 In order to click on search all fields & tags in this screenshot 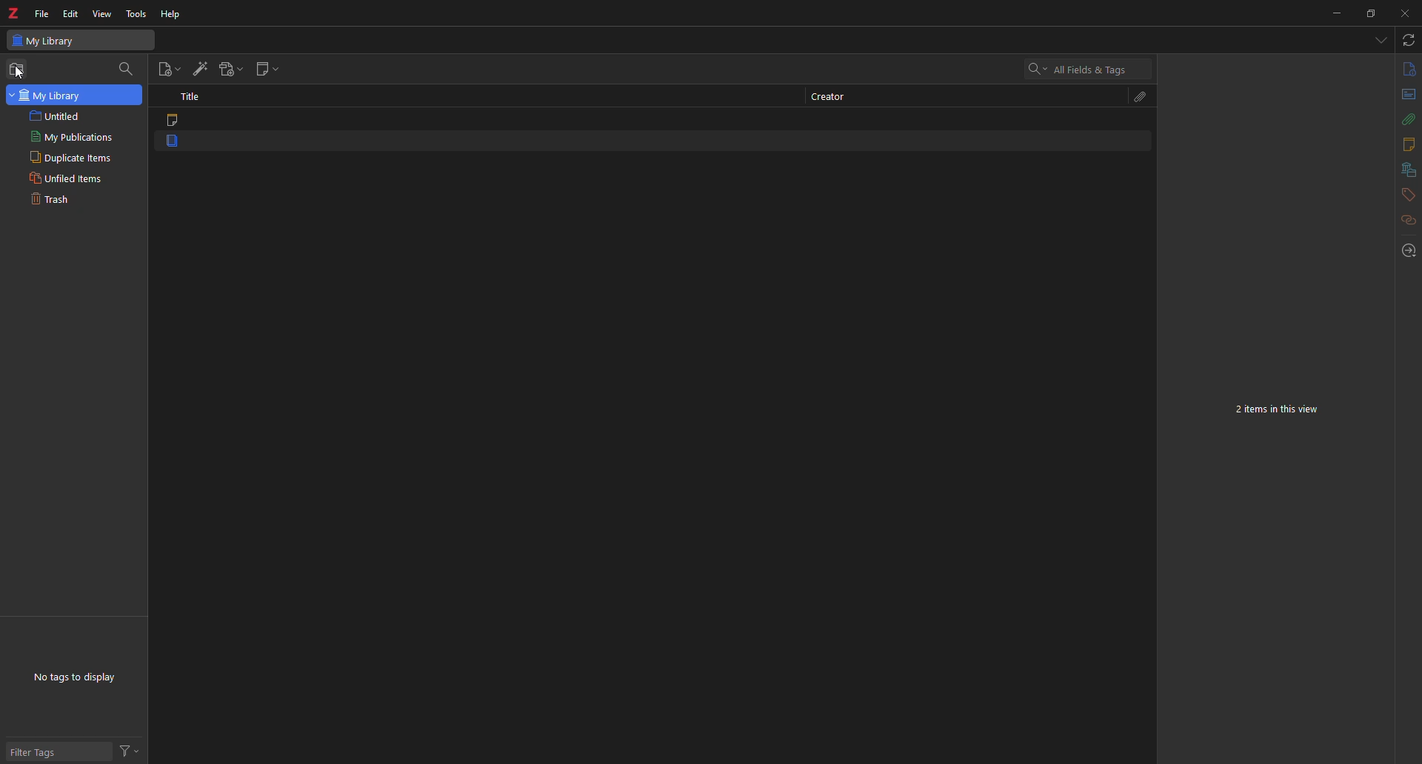, I will do `click(1078, 70)`.